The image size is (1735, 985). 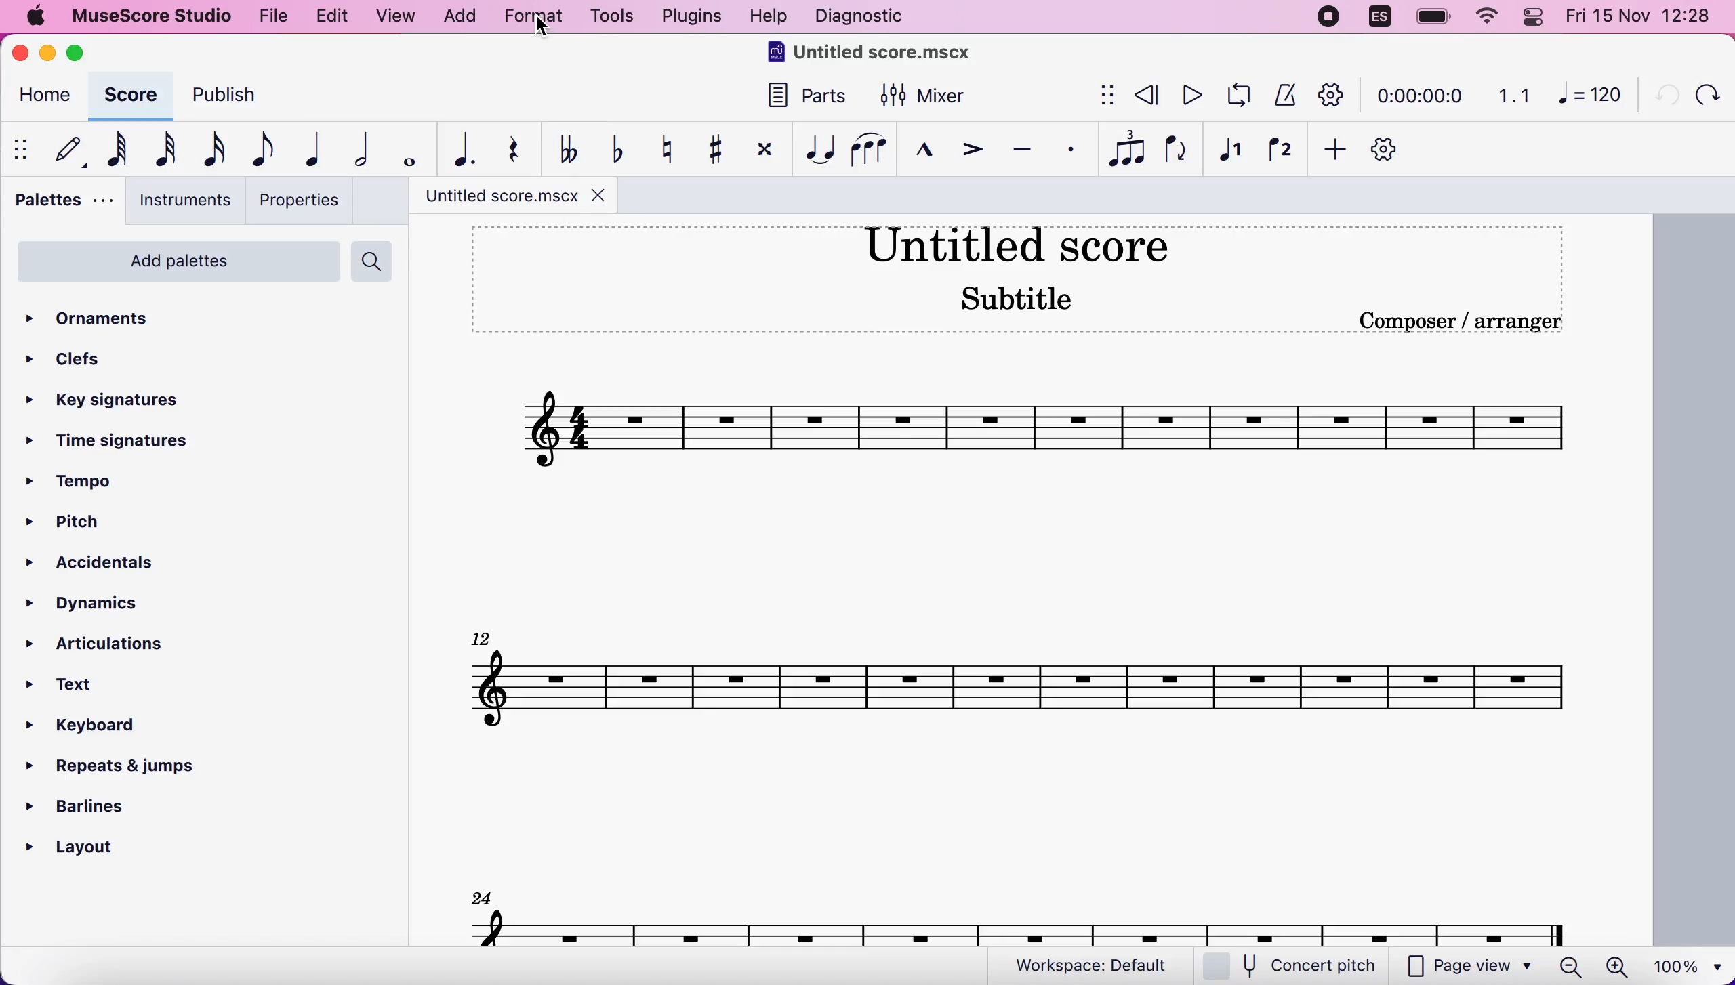 What do you see at coordinates (1330, 150) in the screenshot?
I see `add` at bounding box center [1330, 150].